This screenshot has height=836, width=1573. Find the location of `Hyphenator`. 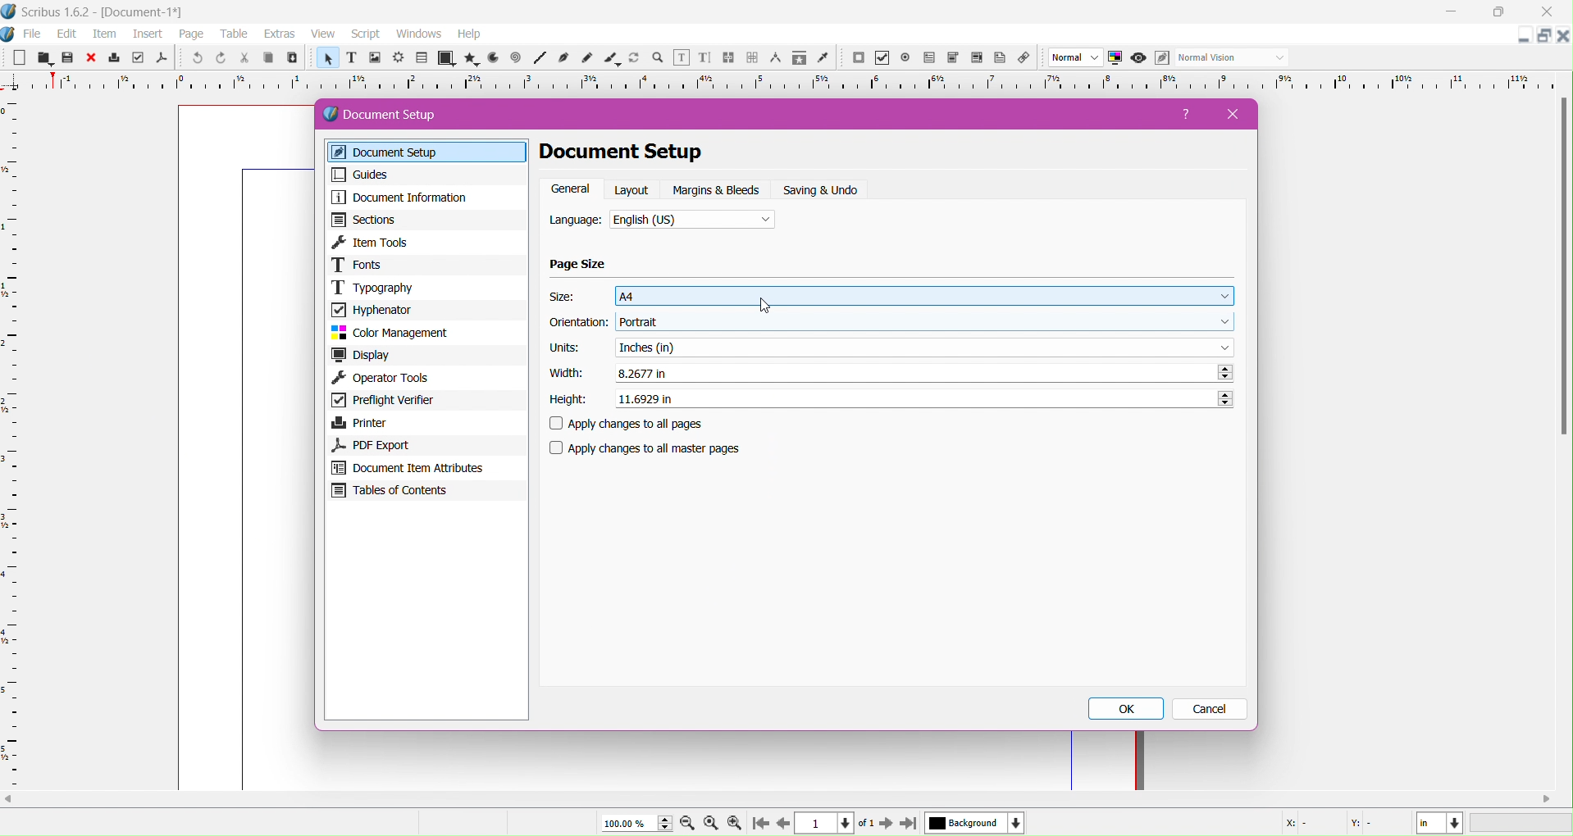

Hyphenator is located at coordinates (426, 309).